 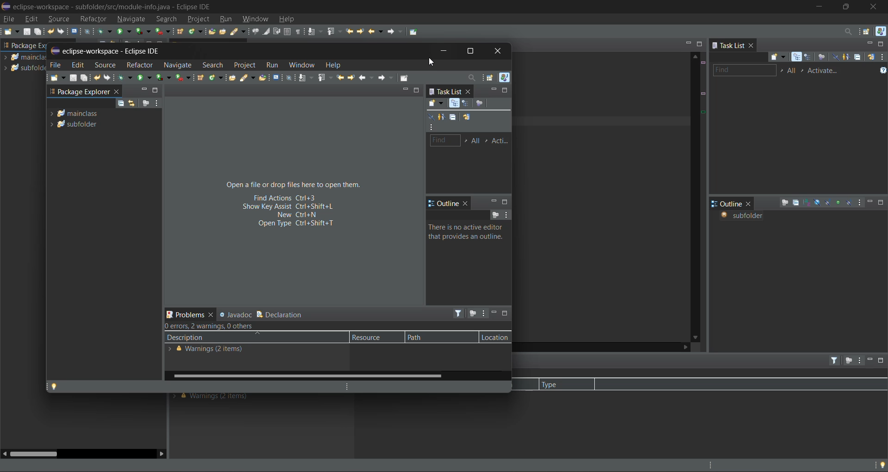 I want to click on save all, so click(x=85, y=79).